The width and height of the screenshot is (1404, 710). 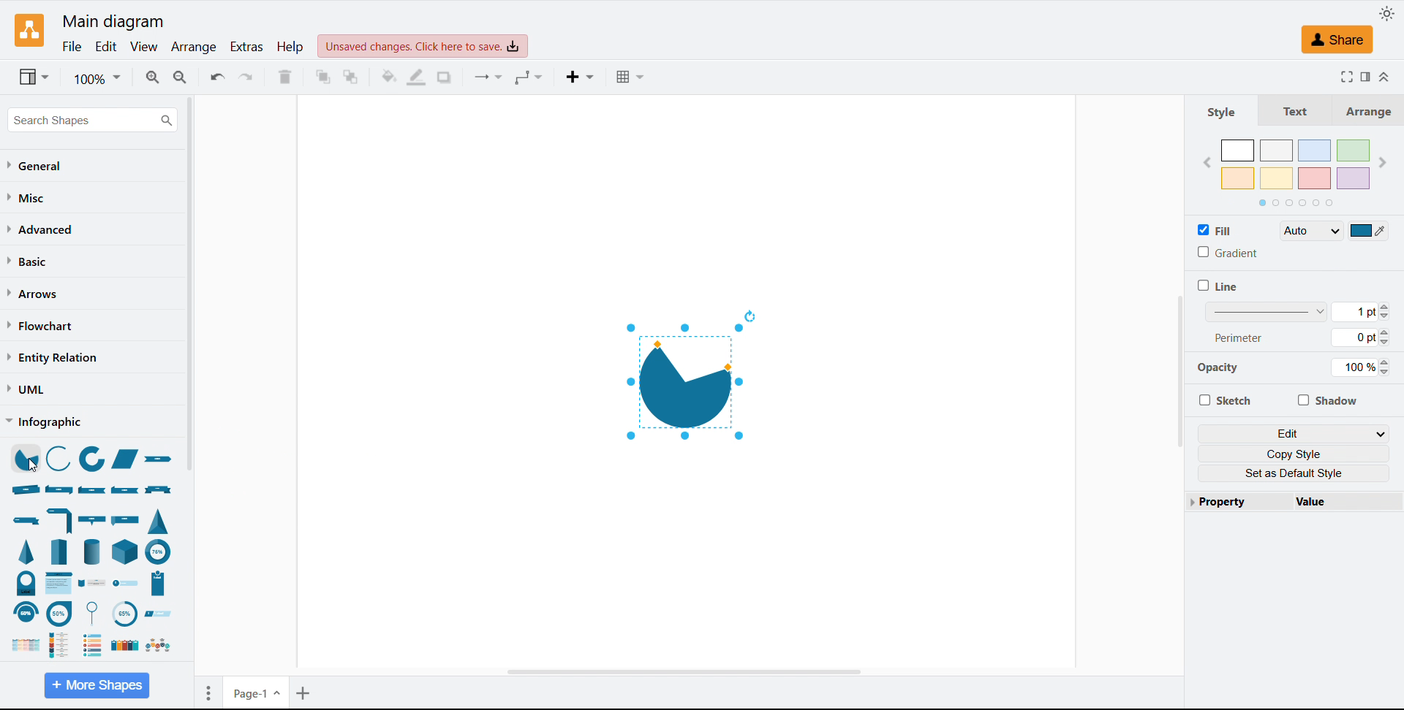 What do you see at coordinates (105, 47) in the screenshot?
I see `Edit ` at bounding box center [105, 47].